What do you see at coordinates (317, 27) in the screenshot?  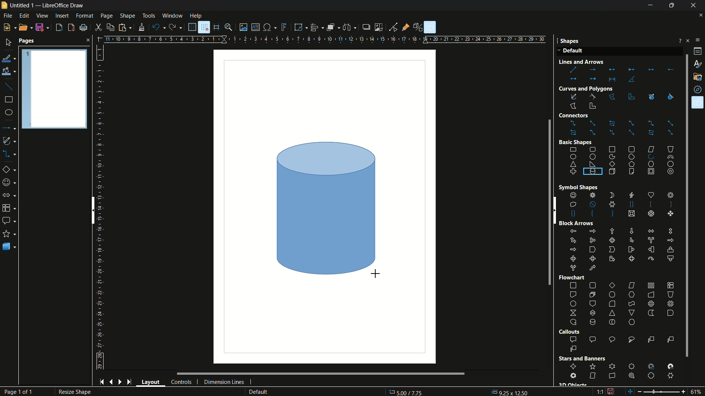 I see `align objects` at bounding box center [317, 27].